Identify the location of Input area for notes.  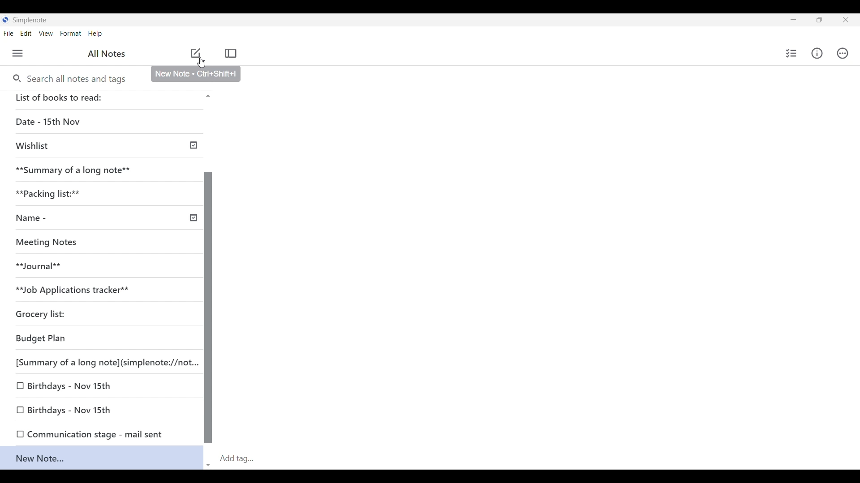
(535, 264).